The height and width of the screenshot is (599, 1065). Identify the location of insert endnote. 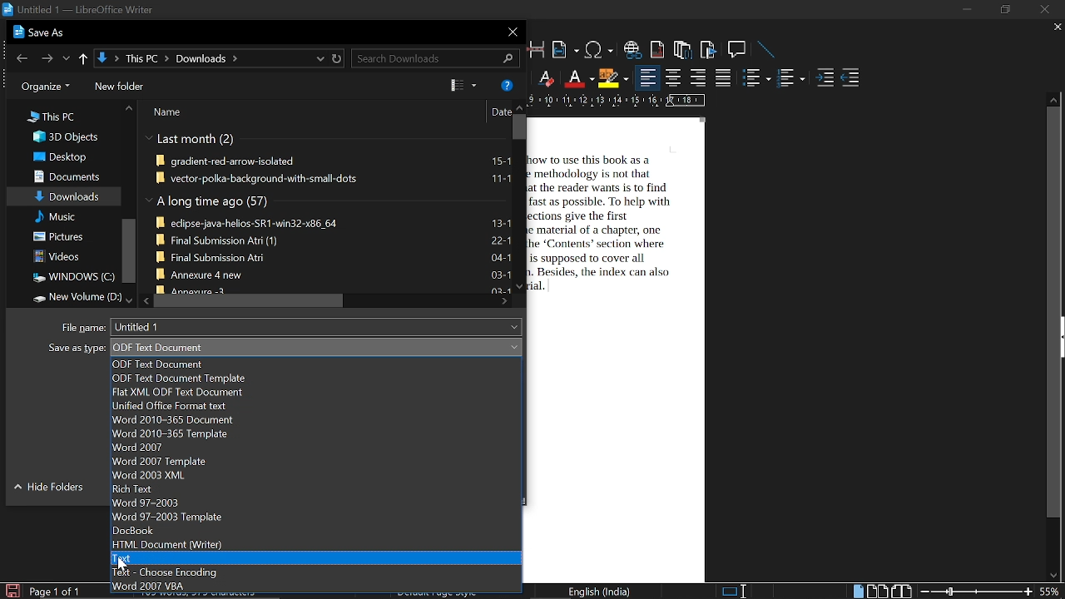
(682, 48).